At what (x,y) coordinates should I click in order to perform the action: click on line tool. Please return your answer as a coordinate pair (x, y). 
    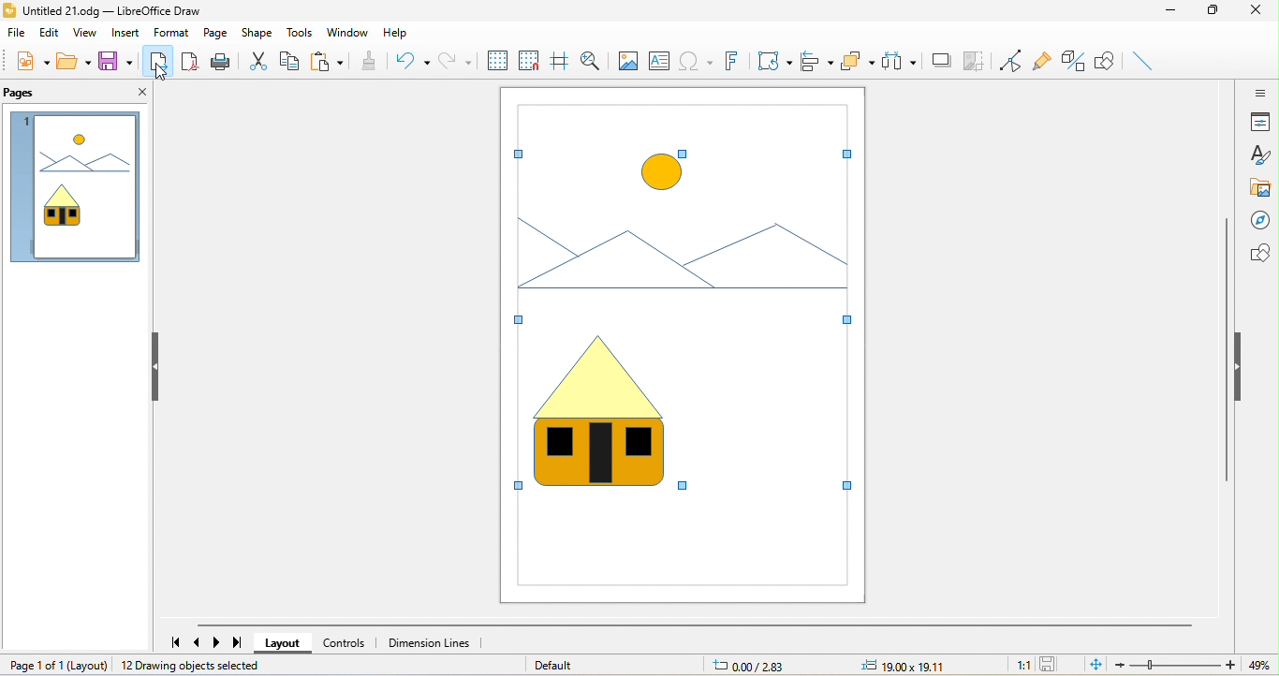
    Looking at the image, I should click on (1146, 63).